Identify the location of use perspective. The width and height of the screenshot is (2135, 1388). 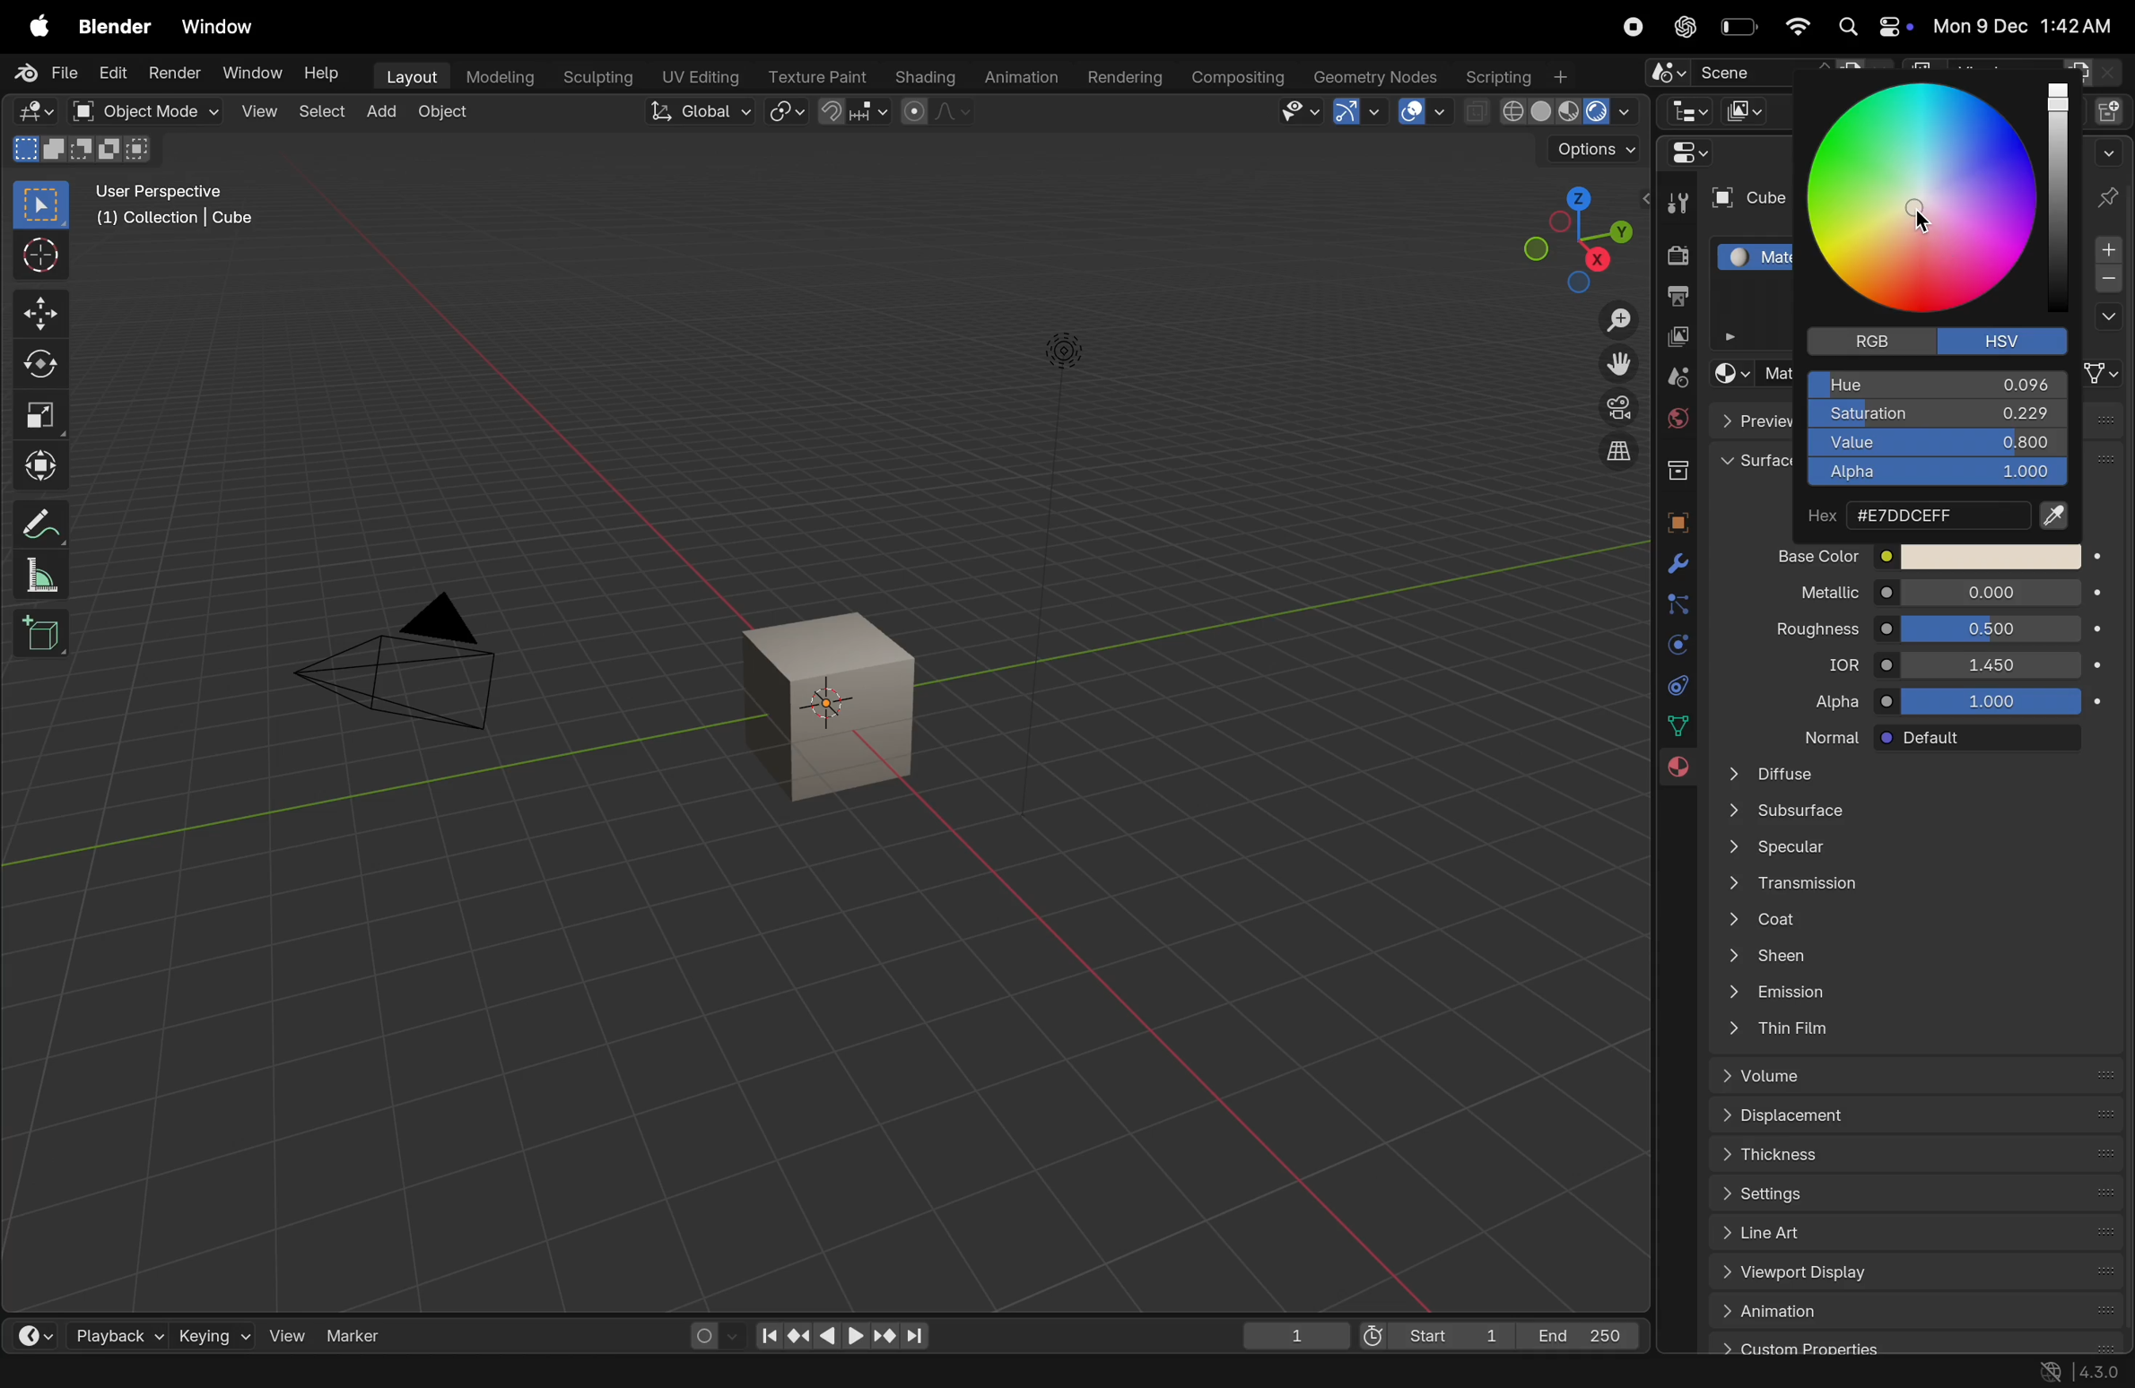
(178, 207).